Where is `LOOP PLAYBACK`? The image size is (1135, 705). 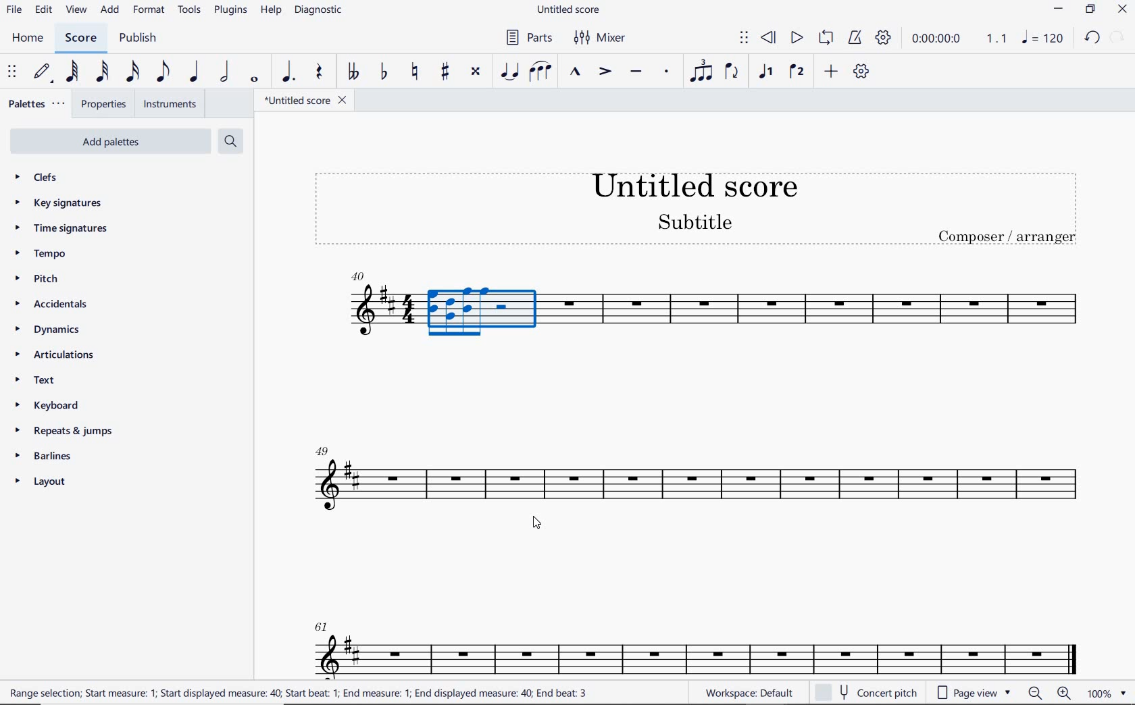 LOOP PLAYBACK is located at coordinates (826, 39).